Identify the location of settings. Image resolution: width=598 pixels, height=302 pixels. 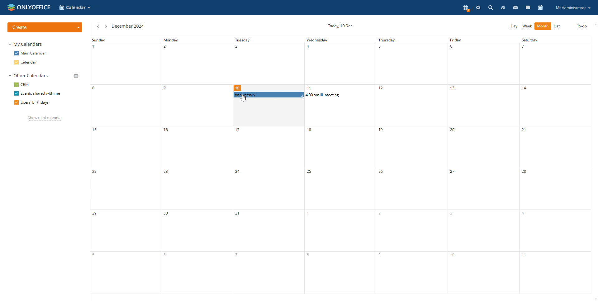
(478, 7).